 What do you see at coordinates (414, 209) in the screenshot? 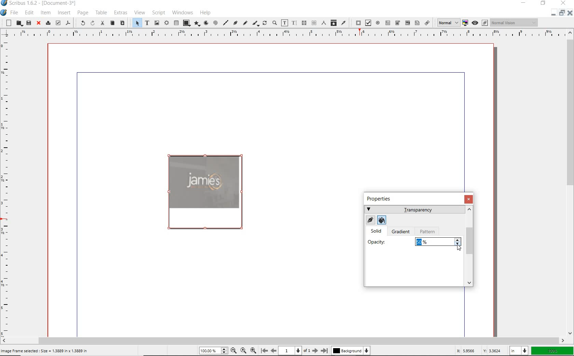
I see `TRANSPARENCY` at bounding box center [414, 209].